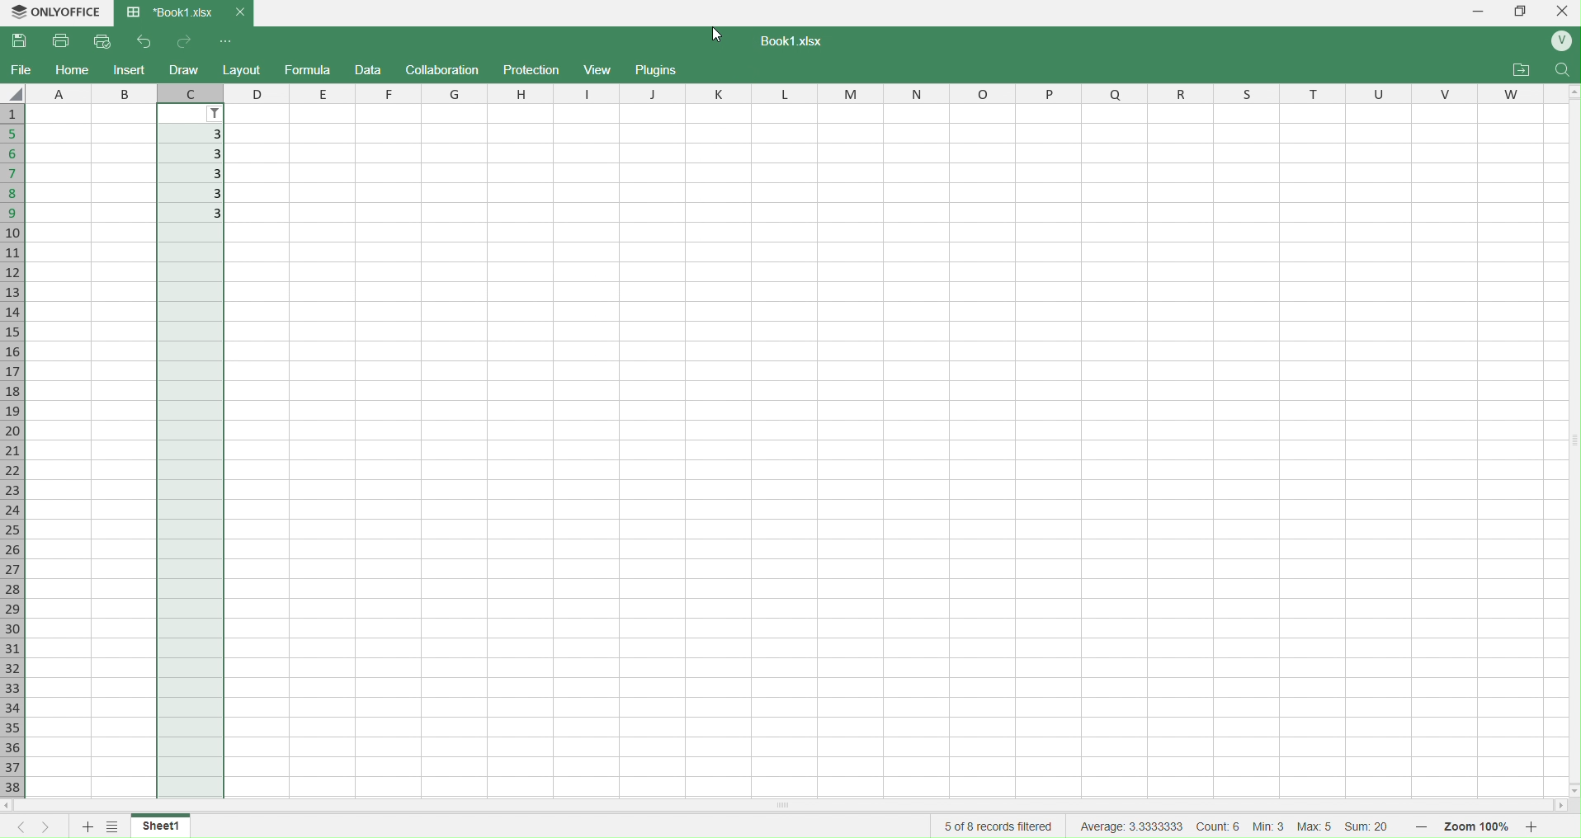 The height and width of the screenshot is (838, 1581). Describe the element at coordinates (191, 154) in the screenshot. I see `3` at that location.